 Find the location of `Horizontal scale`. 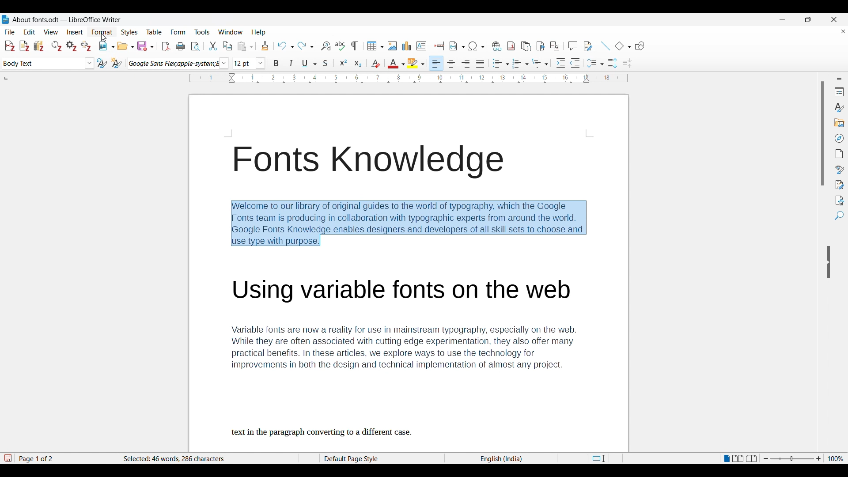

Horizontal scale is located at coordinates (409, 79).